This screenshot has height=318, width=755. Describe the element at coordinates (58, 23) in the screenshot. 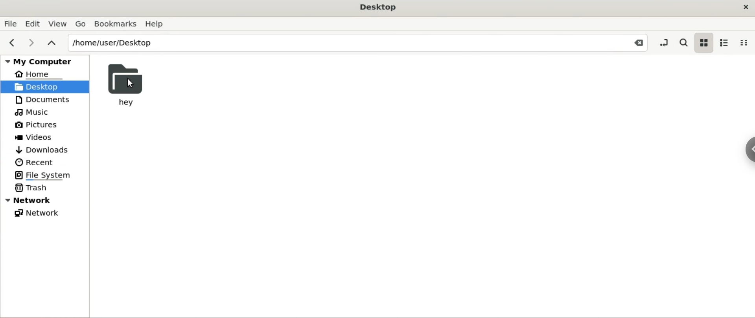

I see `View` at that location.